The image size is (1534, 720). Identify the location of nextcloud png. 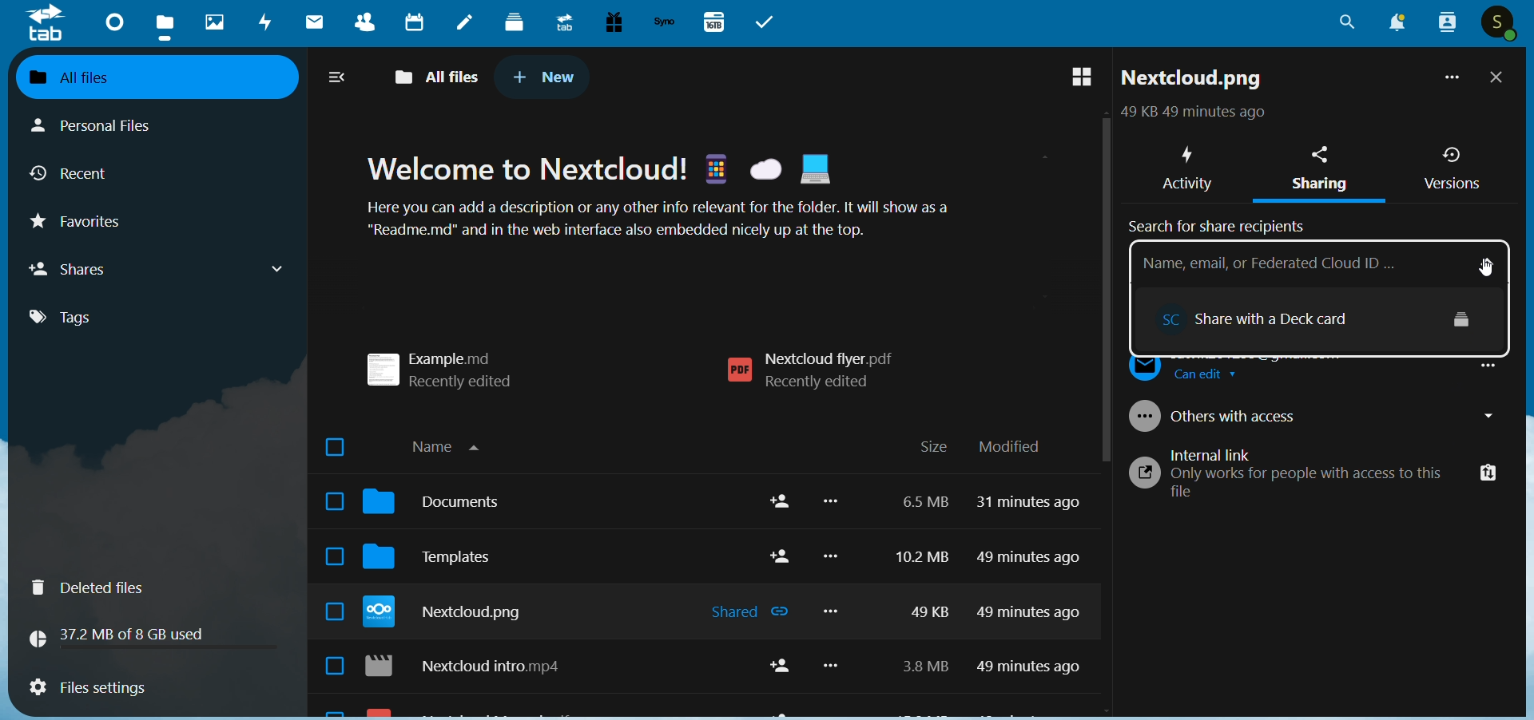
(451, 615).